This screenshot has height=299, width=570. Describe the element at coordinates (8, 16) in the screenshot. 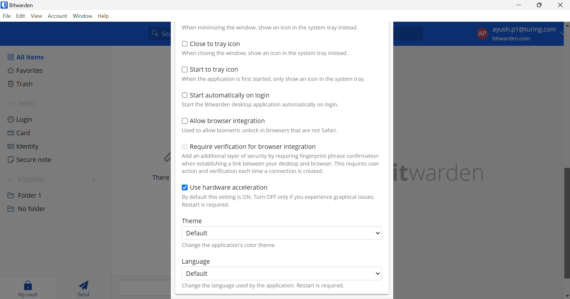

I see `File` at that location.